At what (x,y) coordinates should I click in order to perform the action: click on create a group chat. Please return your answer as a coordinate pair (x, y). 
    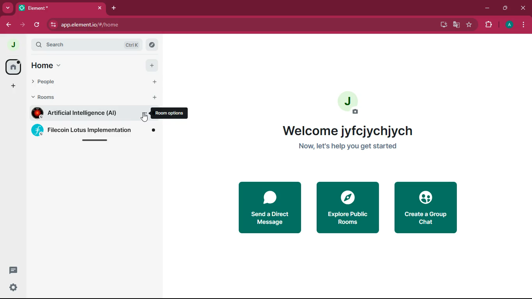
    Looking at the image, I should click on (428, 207).